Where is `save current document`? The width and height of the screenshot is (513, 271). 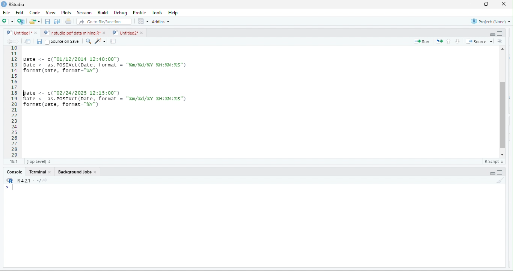
save current document is located at coordinates (41, 42).